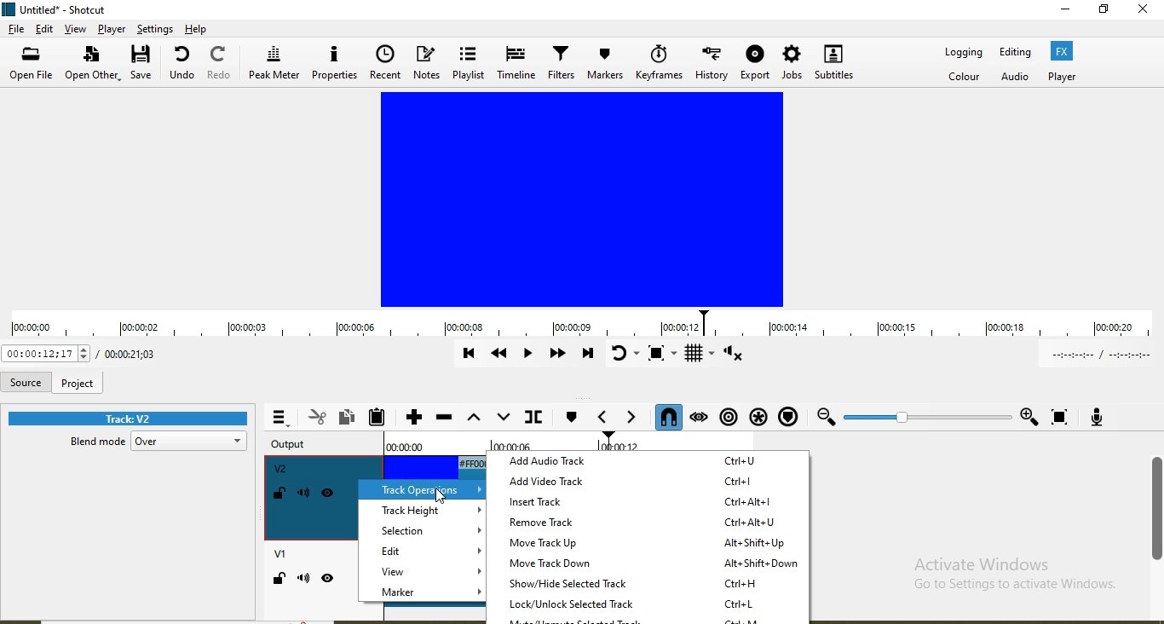 This screenshot has width=1164, height=624. What do you see at coordinates (330, 495) in the screenshot?
I see `Hide` at bounding box center [330, 495].